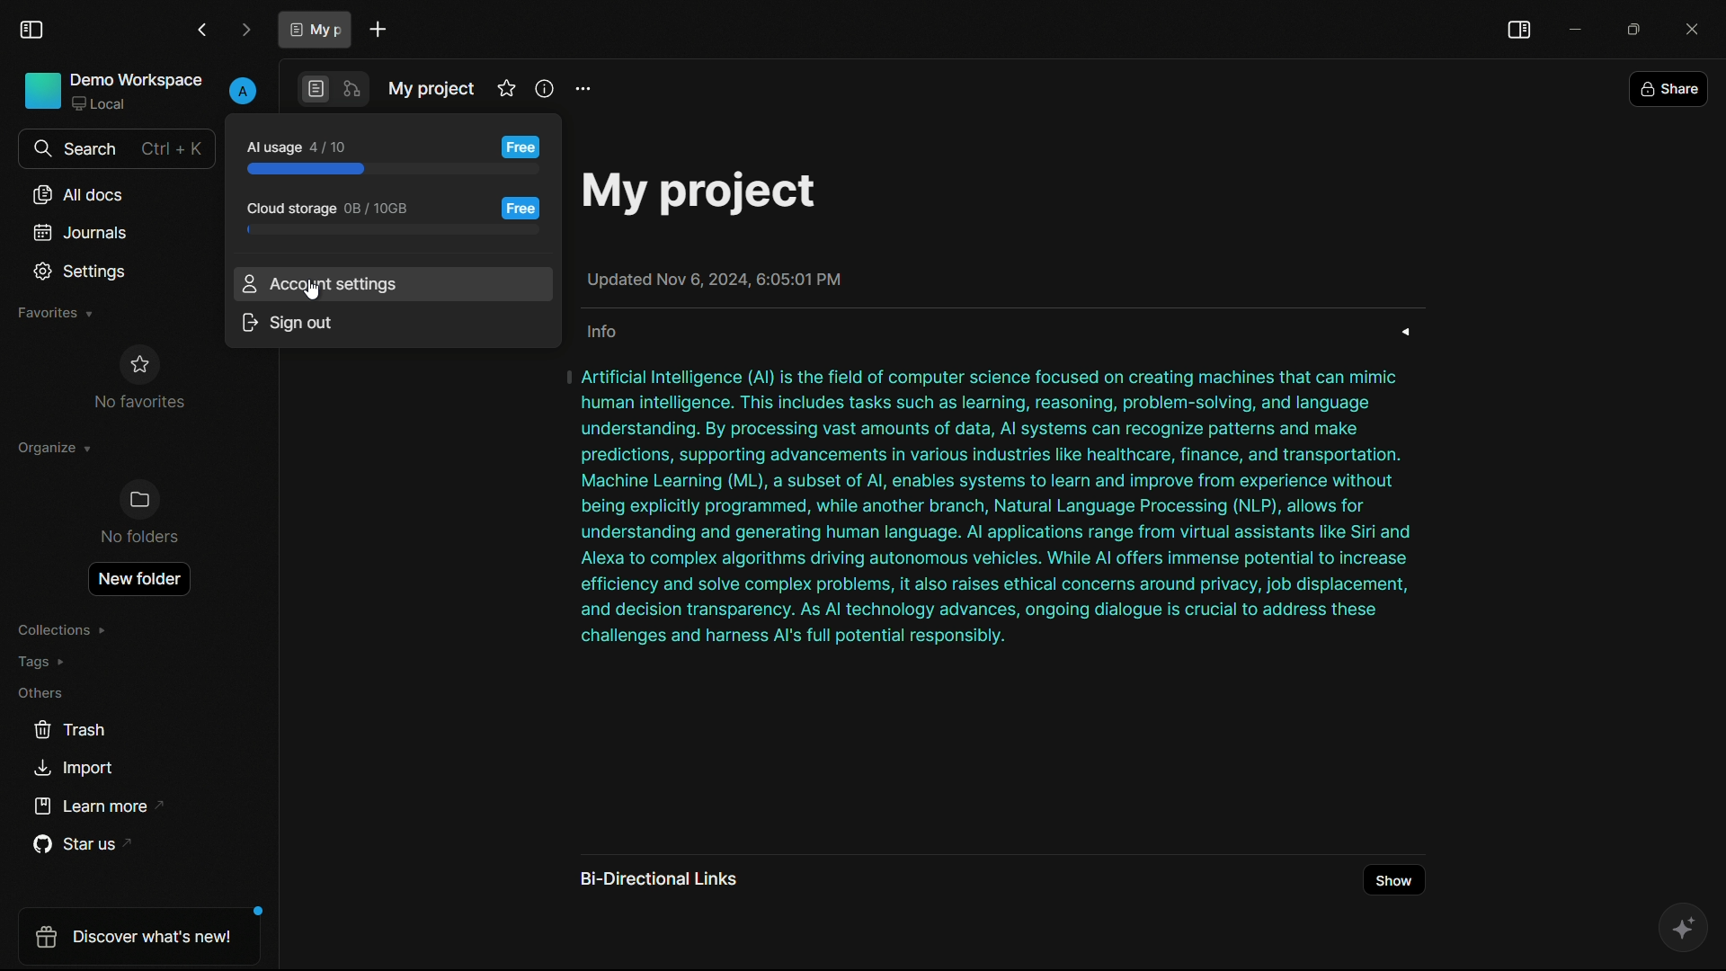 The width and height of the screenshot is (1726, 971). I want to click on toggle sidebar, so click(33, 31).